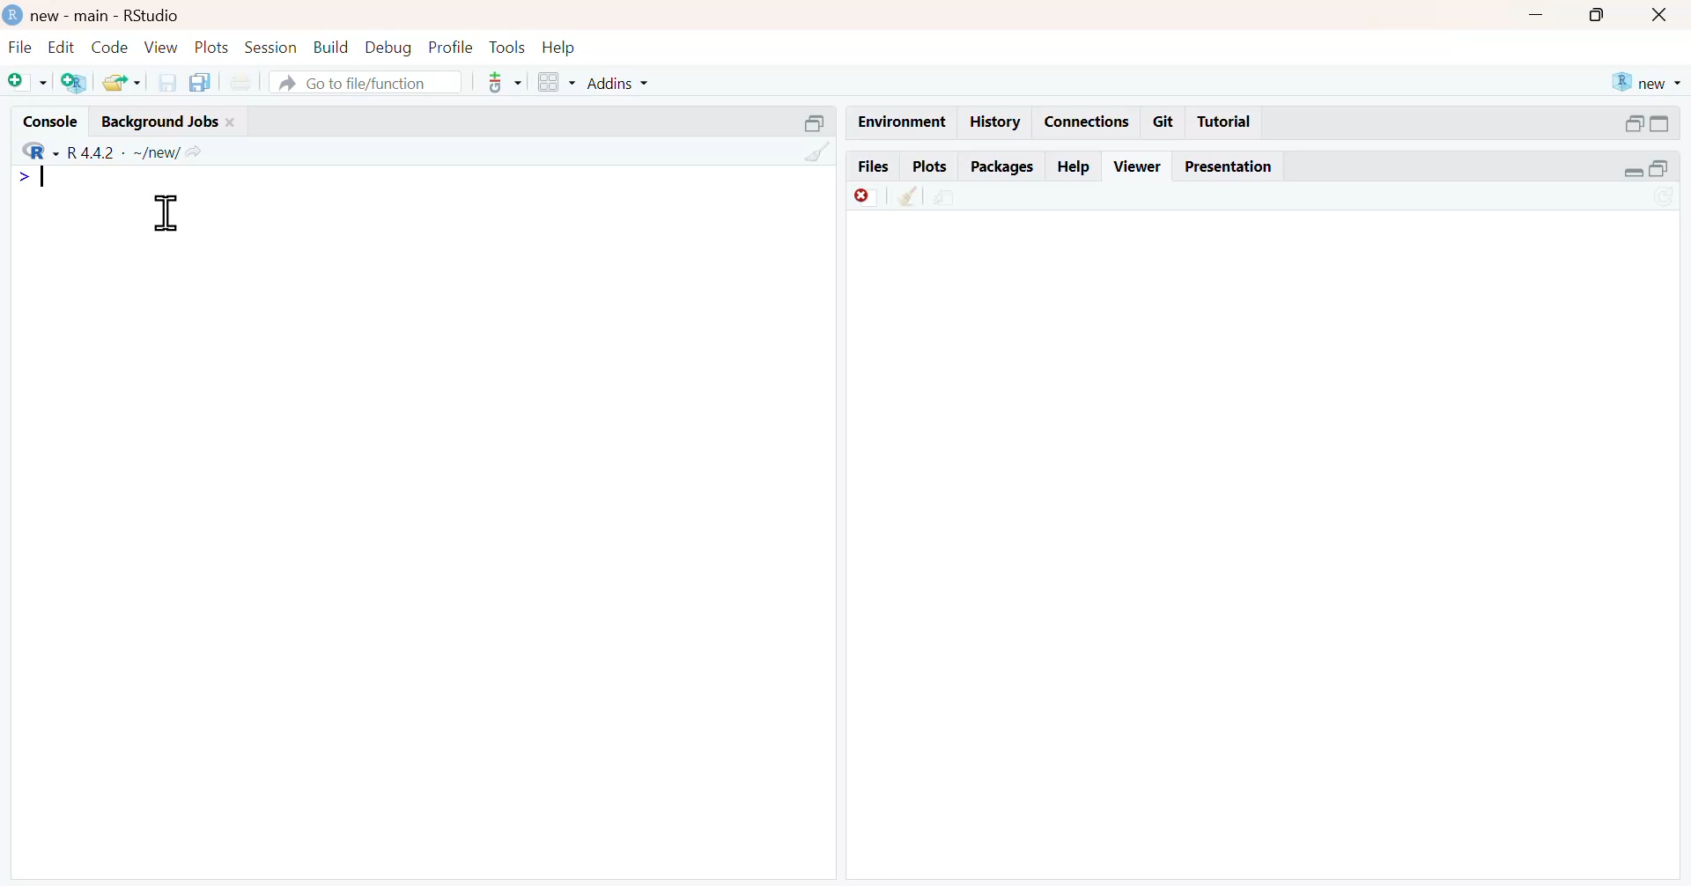 This screenshot has width=1691, height=886. I want to click on build, so click(332, 47).